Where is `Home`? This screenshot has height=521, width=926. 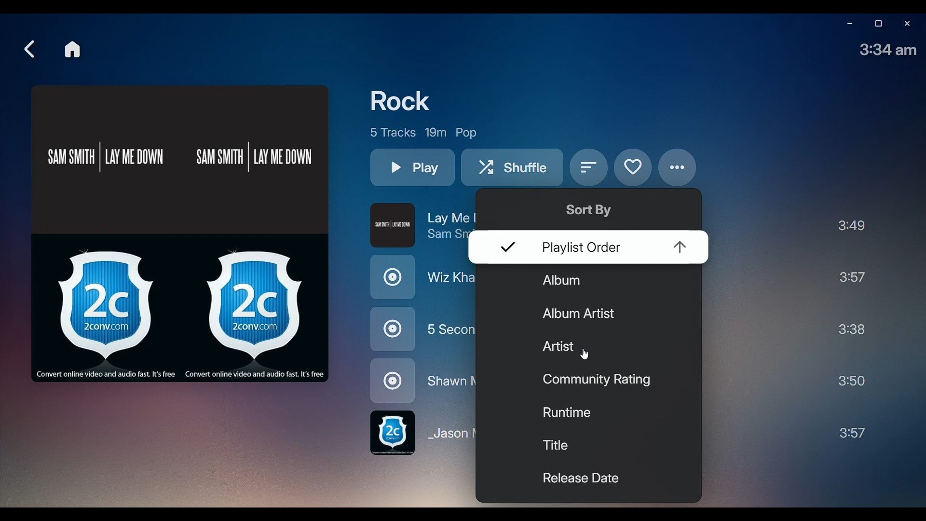 Home is located at coordinates (73, 49).